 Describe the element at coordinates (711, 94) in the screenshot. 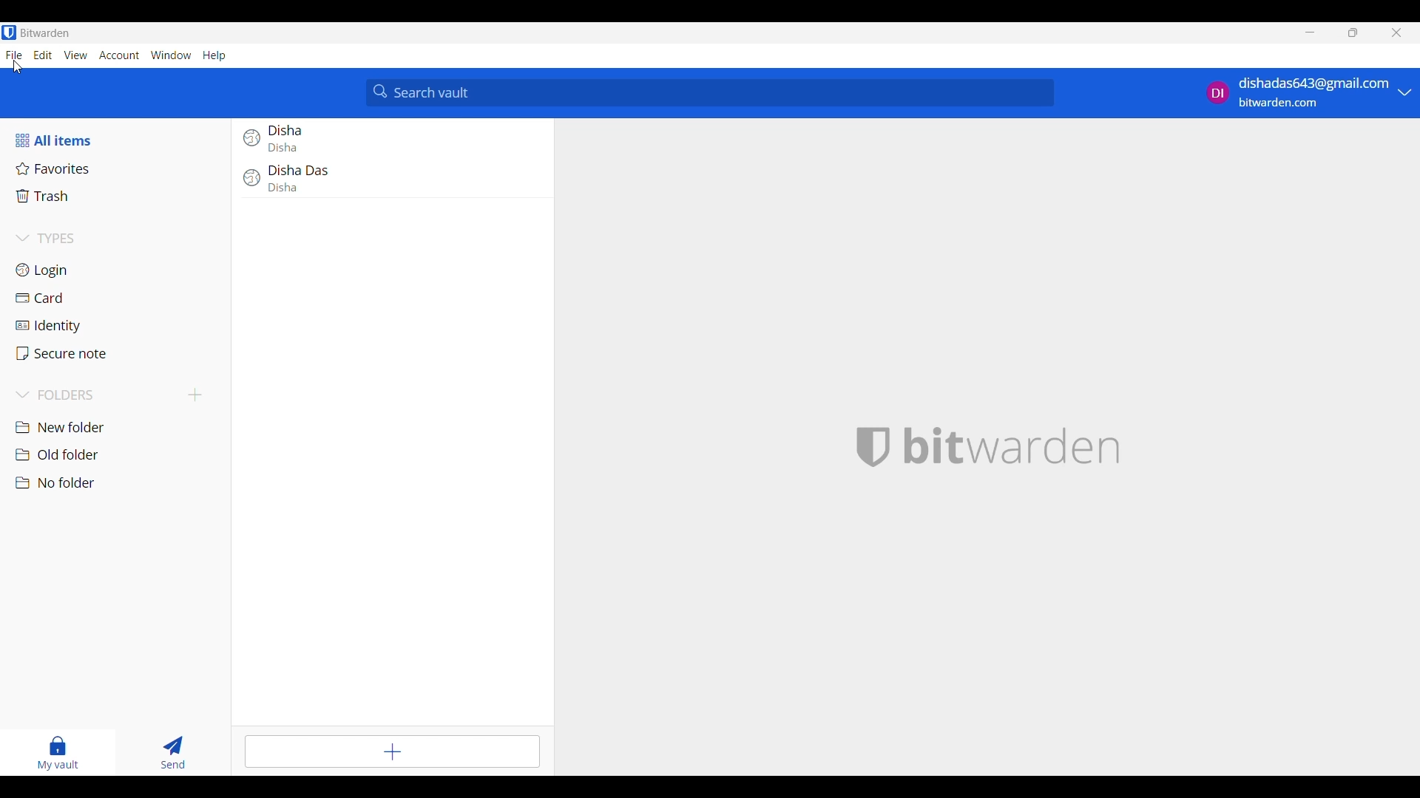

I see `Search vault` at that location.